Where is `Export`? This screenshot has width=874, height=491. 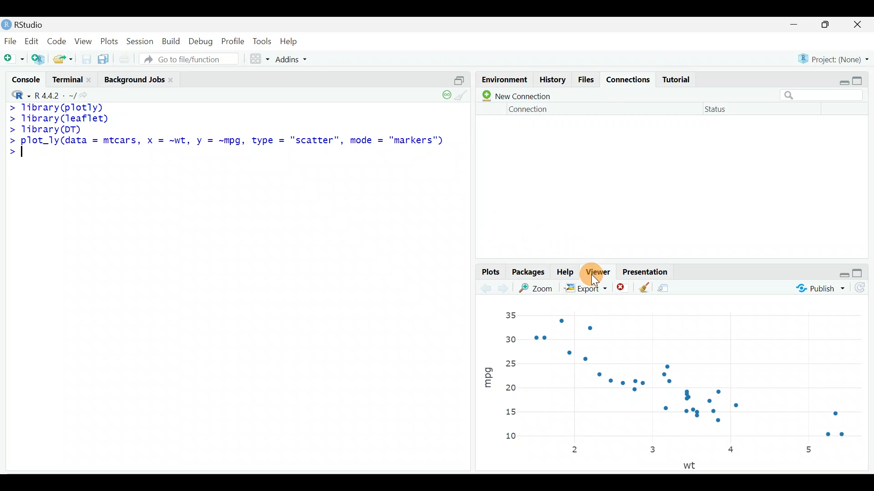
Export is located at coordinates (585, 288).